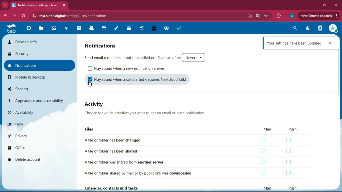 The image size is (342, 192). What do you see at coordinates (167, 28) in the screenshot?
I see `public` at bounding box center [167, 28].